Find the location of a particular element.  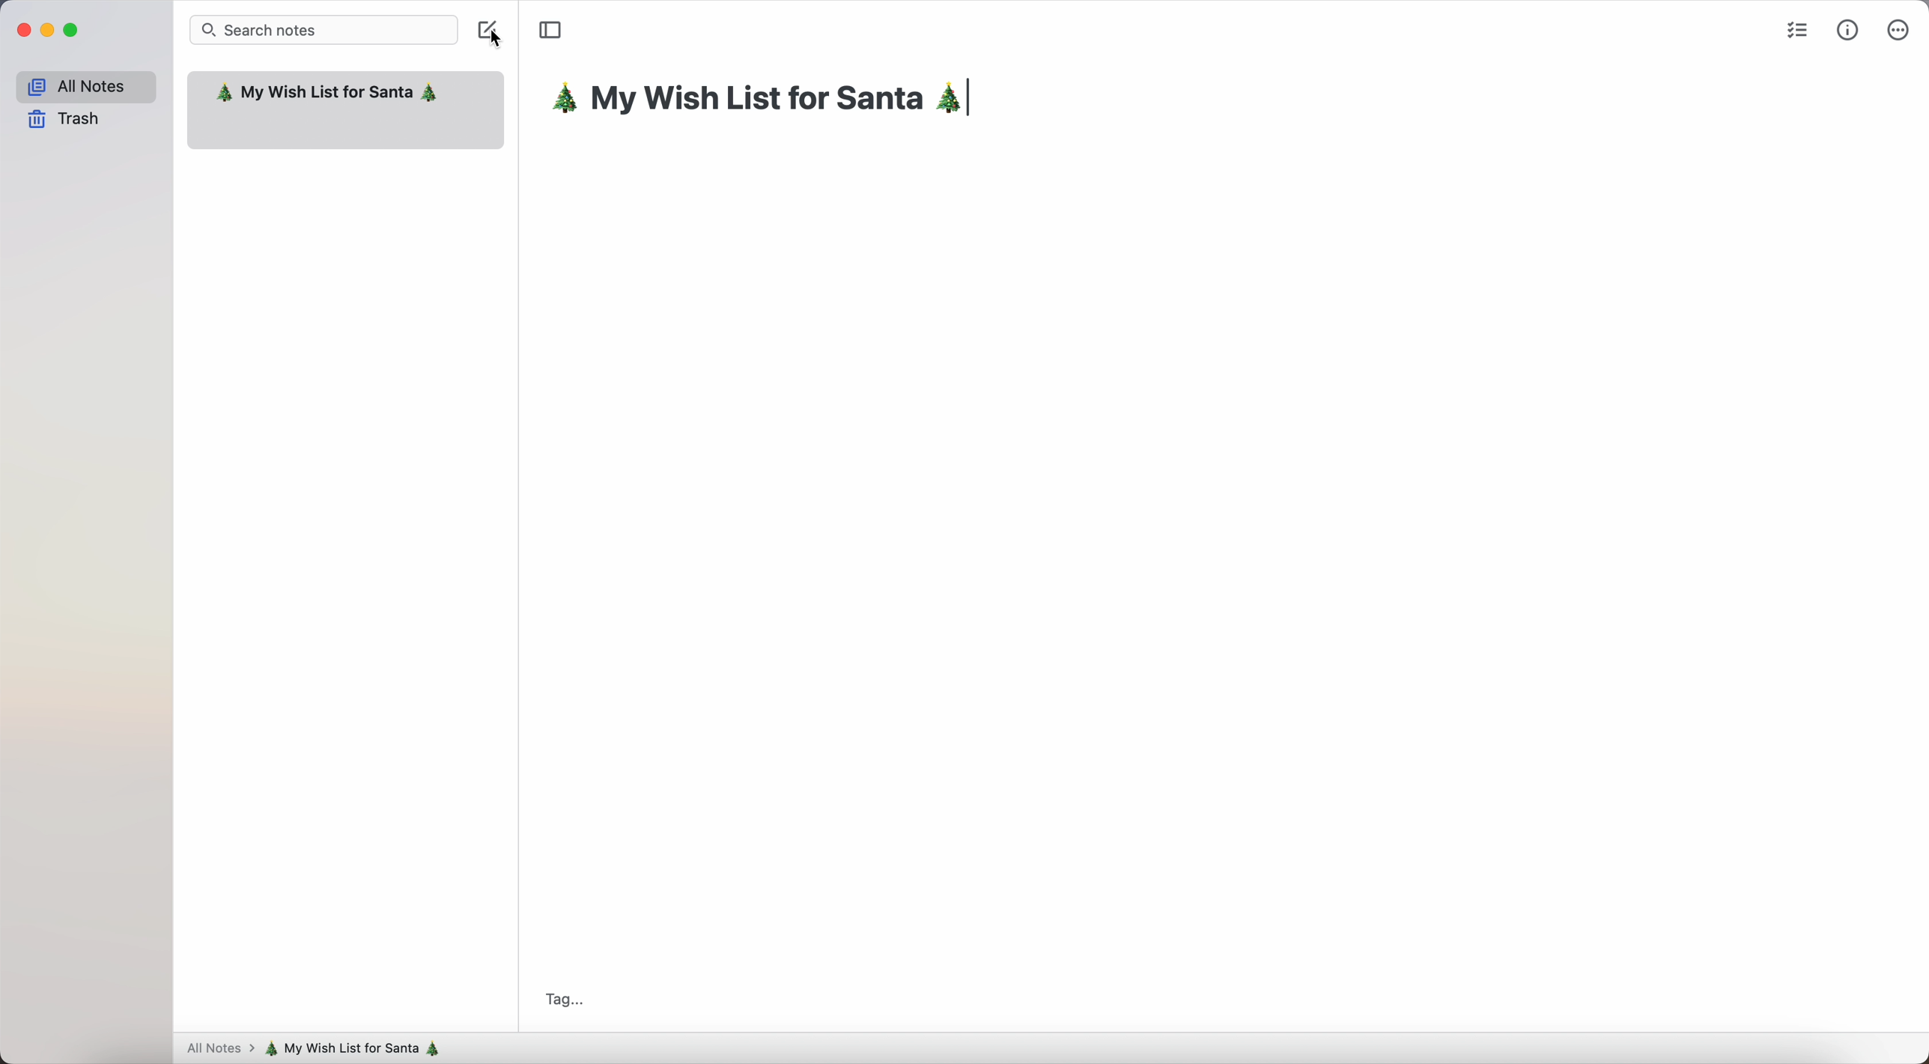

close Simplenote is located at coordinates (21, 30).